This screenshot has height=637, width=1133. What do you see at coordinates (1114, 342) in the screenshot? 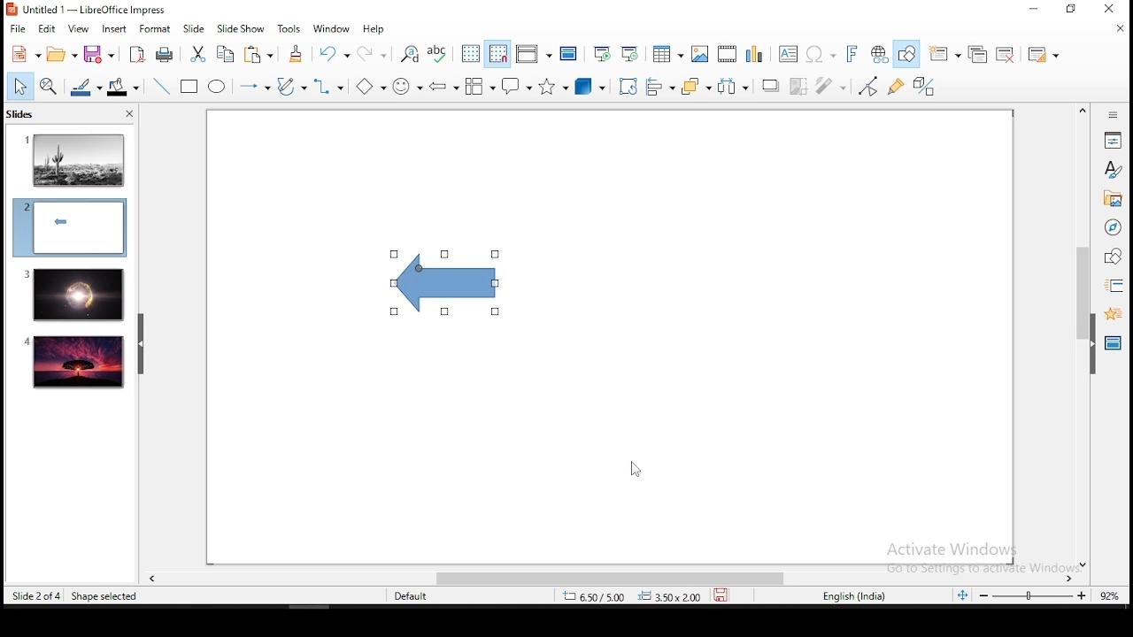
I see `master slides` at bounding box center [1114, 342].